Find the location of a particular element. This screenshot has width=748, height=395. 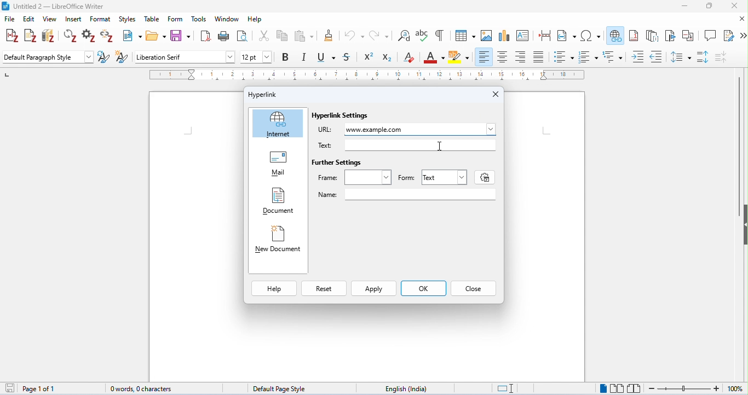

new style from selection is located at coordinates (121, 56).